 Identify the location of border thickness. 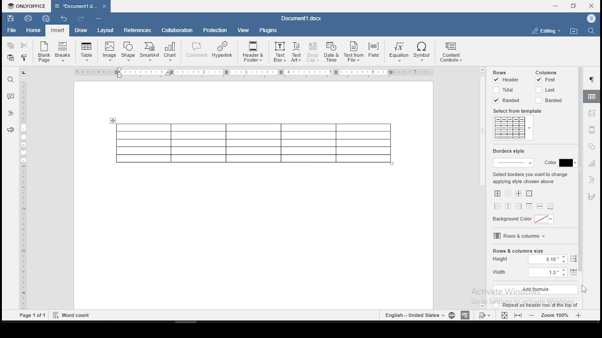
(514, 163).